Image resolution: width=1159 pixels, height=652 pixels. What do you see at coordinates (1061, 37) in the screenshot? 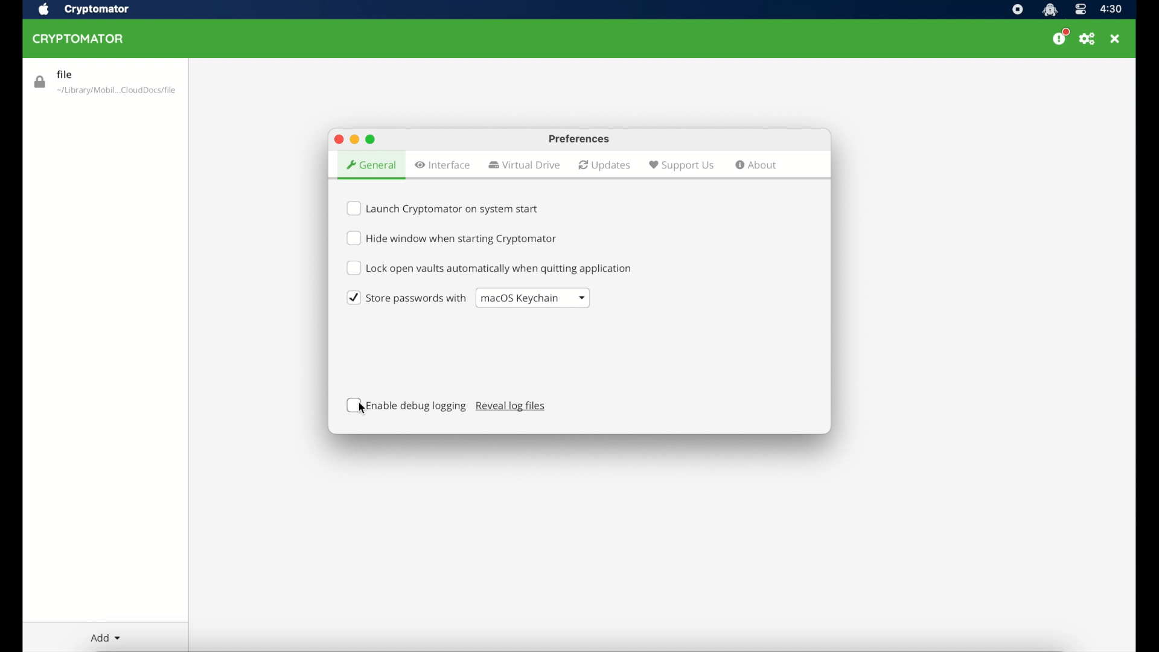
I see `donate us` at bounding box center [1061, 37].